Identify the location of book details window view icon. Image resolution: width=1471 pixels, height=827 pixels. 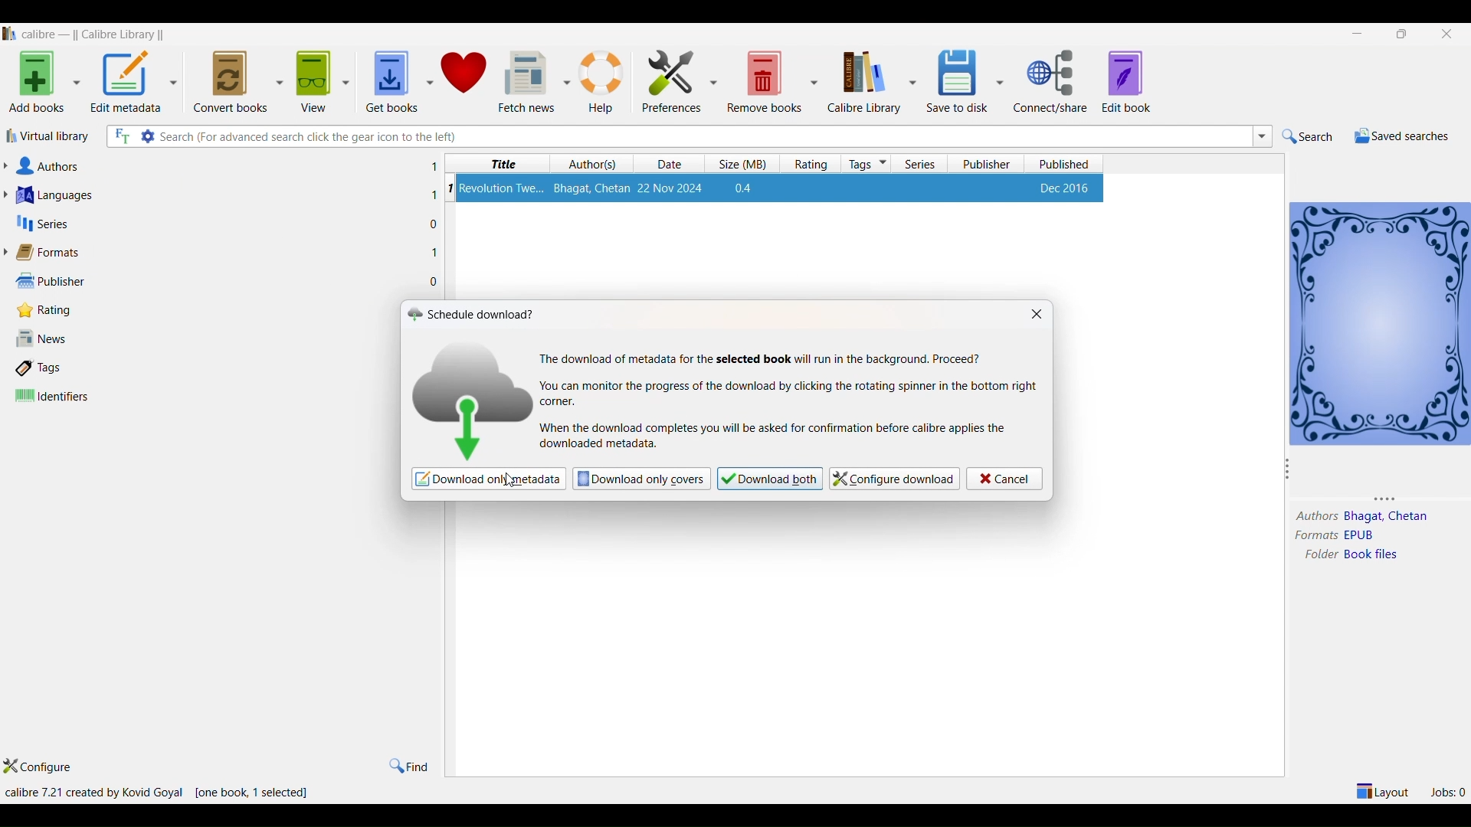
(1380, 322).